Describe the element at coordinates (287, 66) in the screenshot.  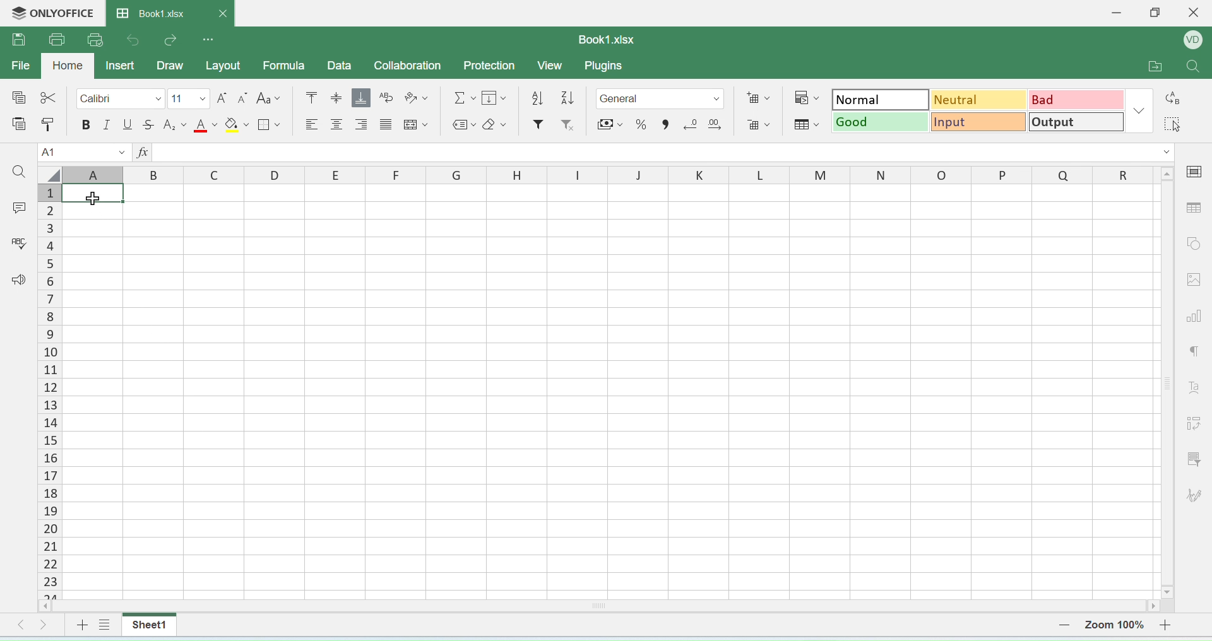
I see `formula` at that location.